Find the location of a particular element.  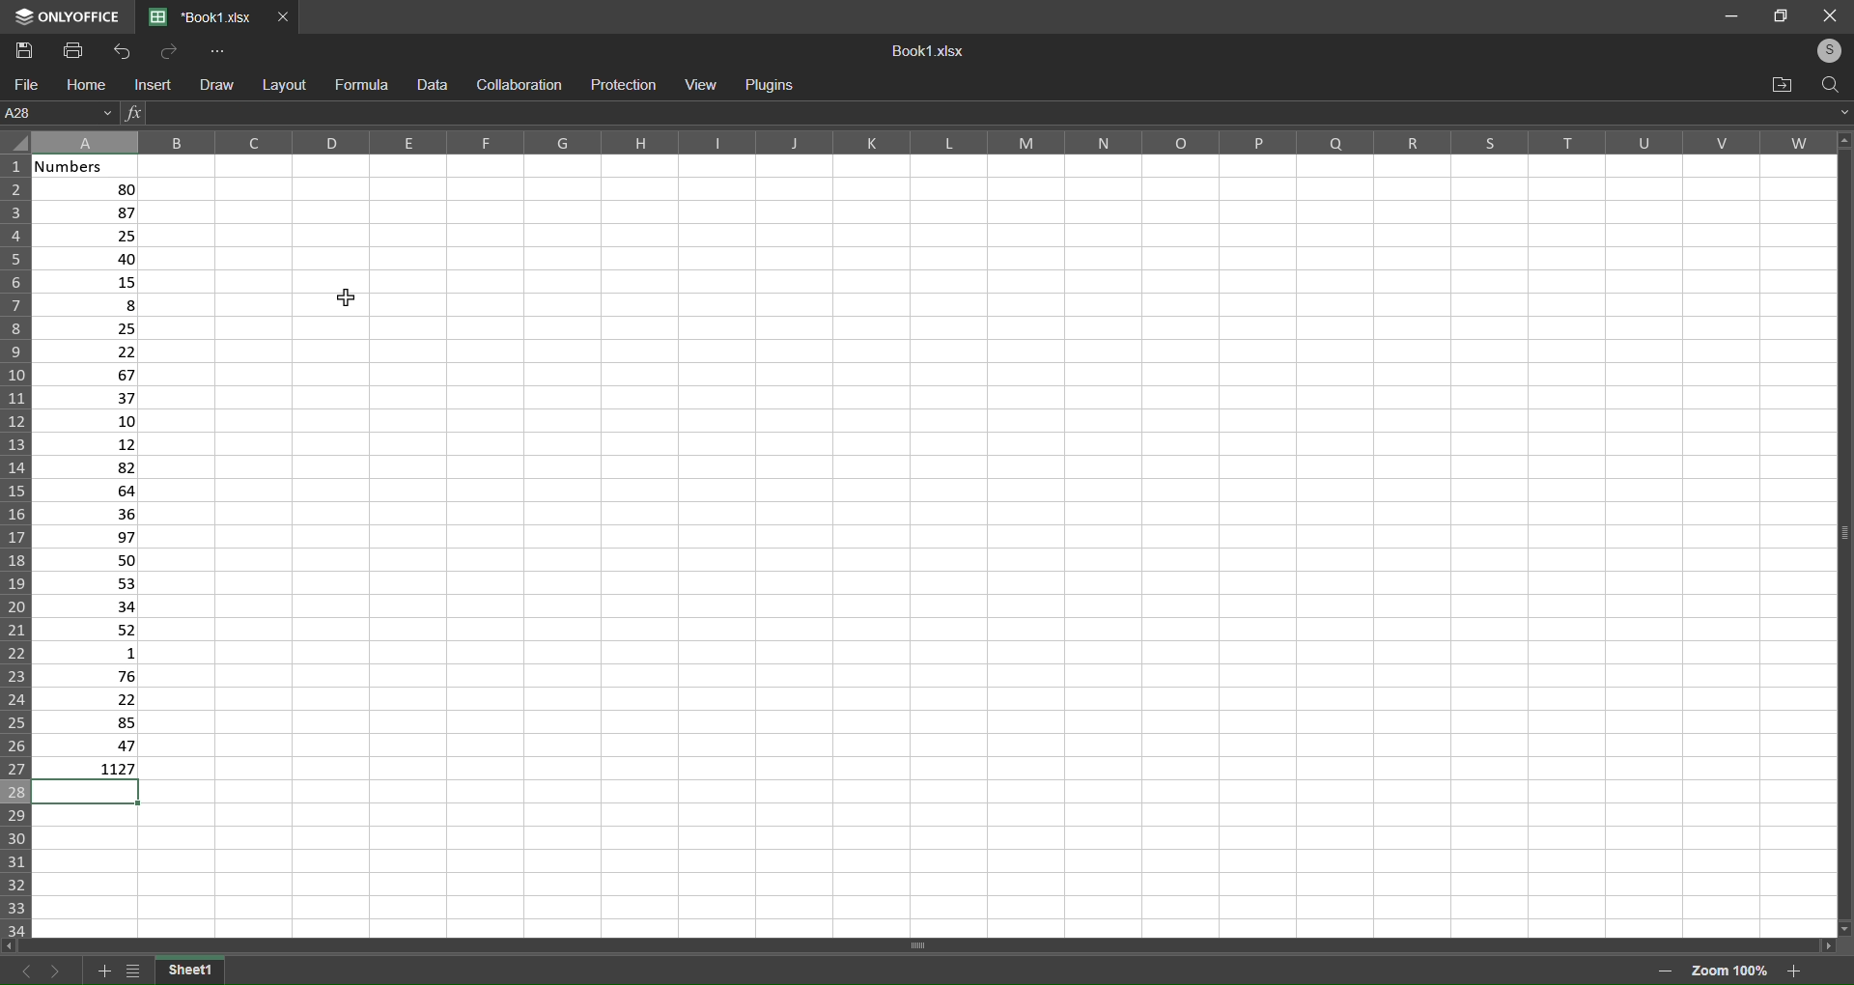

collaboration is located at coordinates (521, 85).